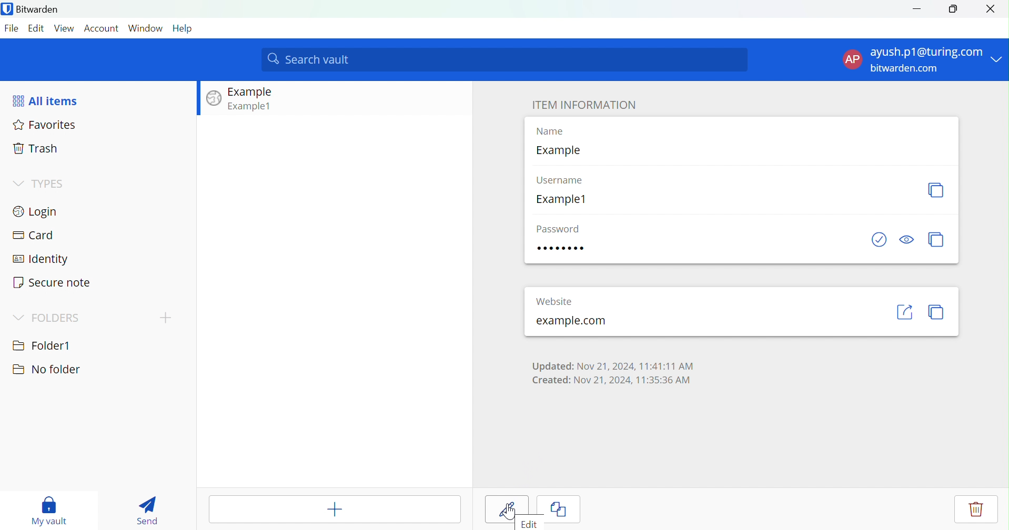 The width and height of the screenshot is (1009, 530). Describe the element at coordinates (336, 509) in the screenshot. I see `Add Item` at that location.